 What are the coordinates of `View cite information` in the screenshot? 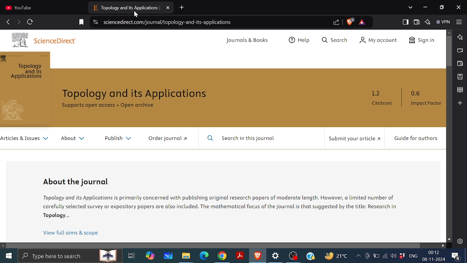 It's located at (96, 23).